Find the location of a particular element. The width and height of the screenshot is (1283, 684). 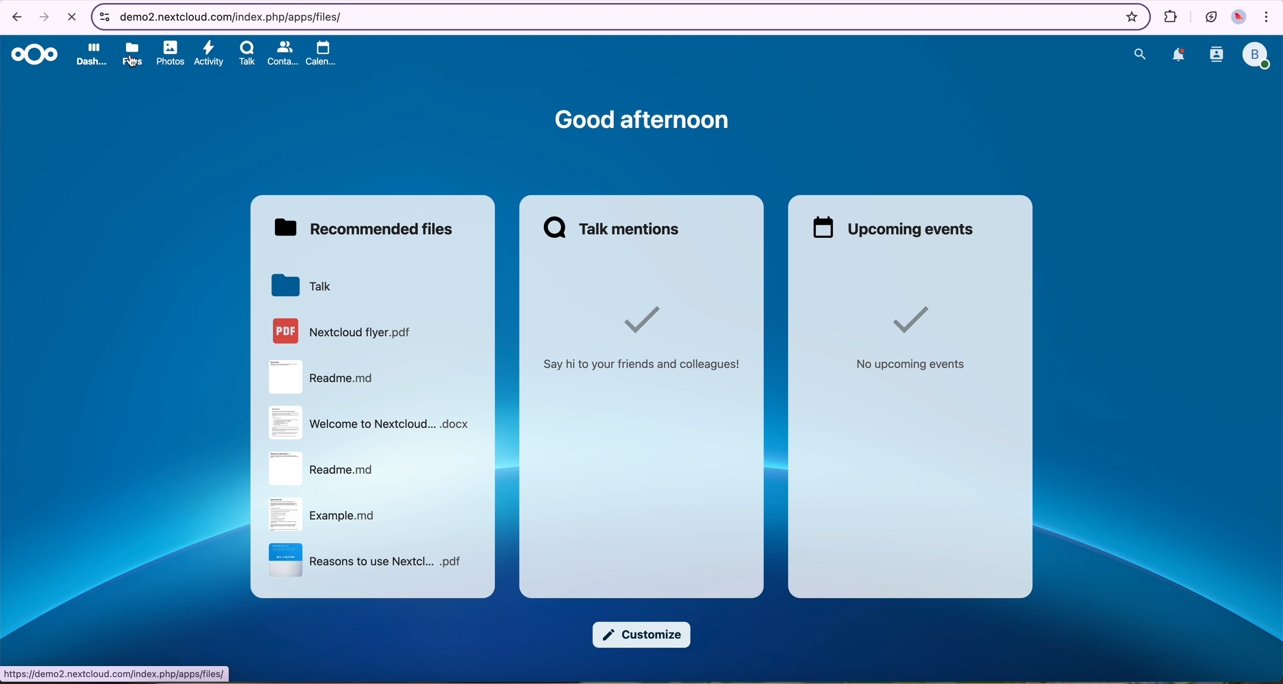

file is located at coordinates (321, 377).